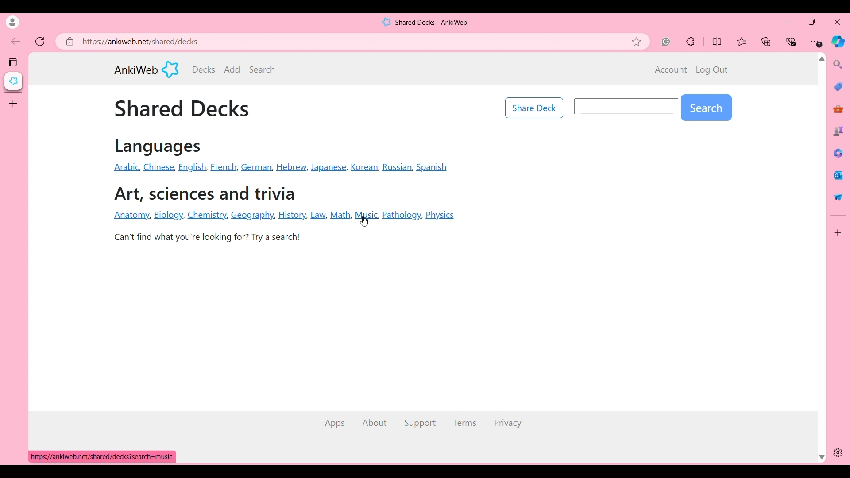 The image size is (850, 478). What do you see at coordinates (14, 62) in the screenshot?
I see `Tab actions menu` at bounding box center [14, 62].